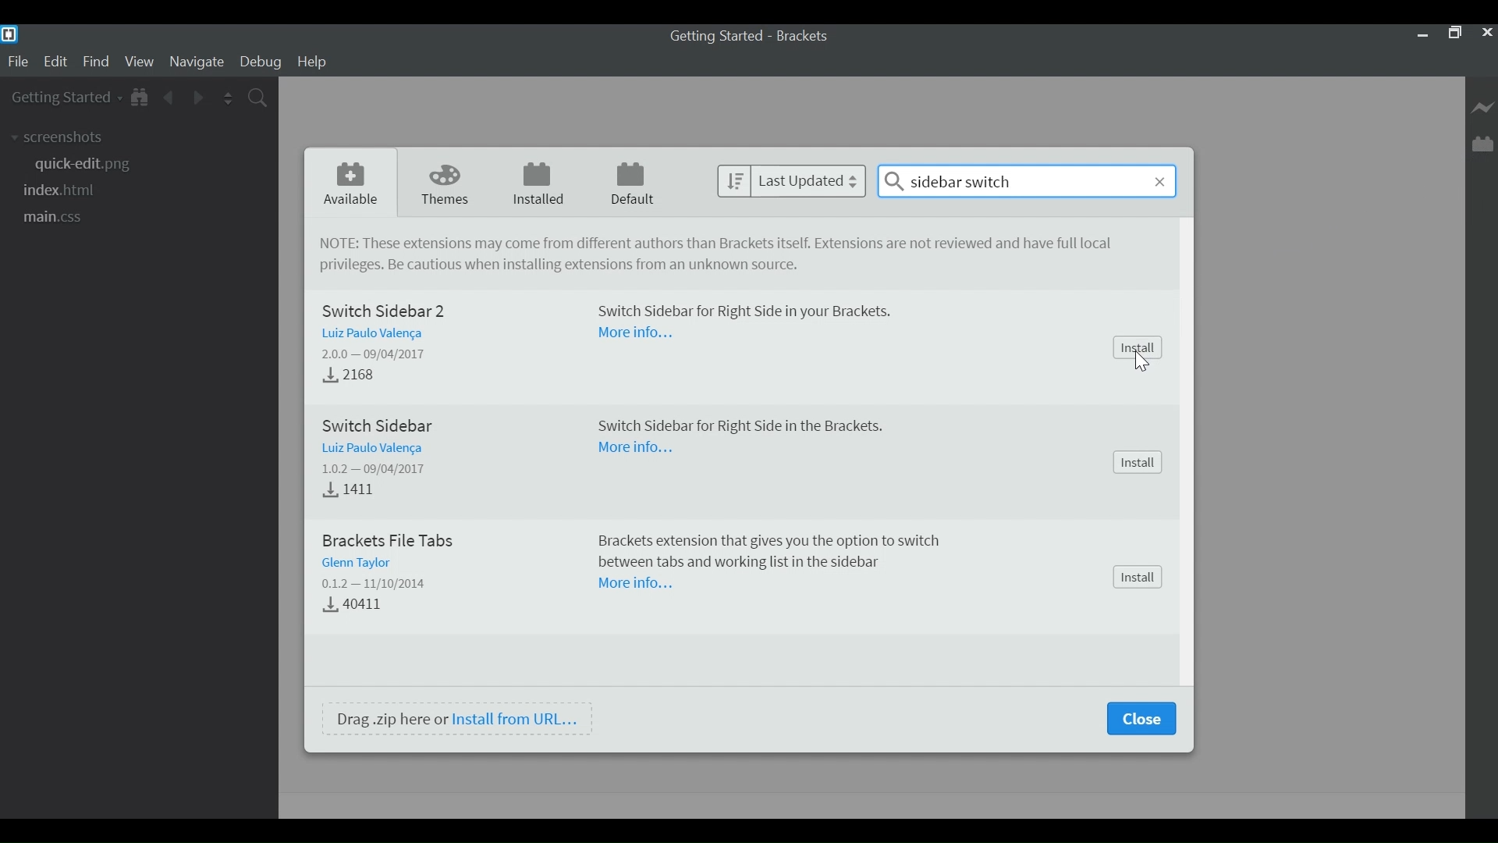 This screenshot has height=843, width=1498. What do you see at coordinates (352, 181) in the screenshot?
I see `Available` at bounding box center [352, 181].